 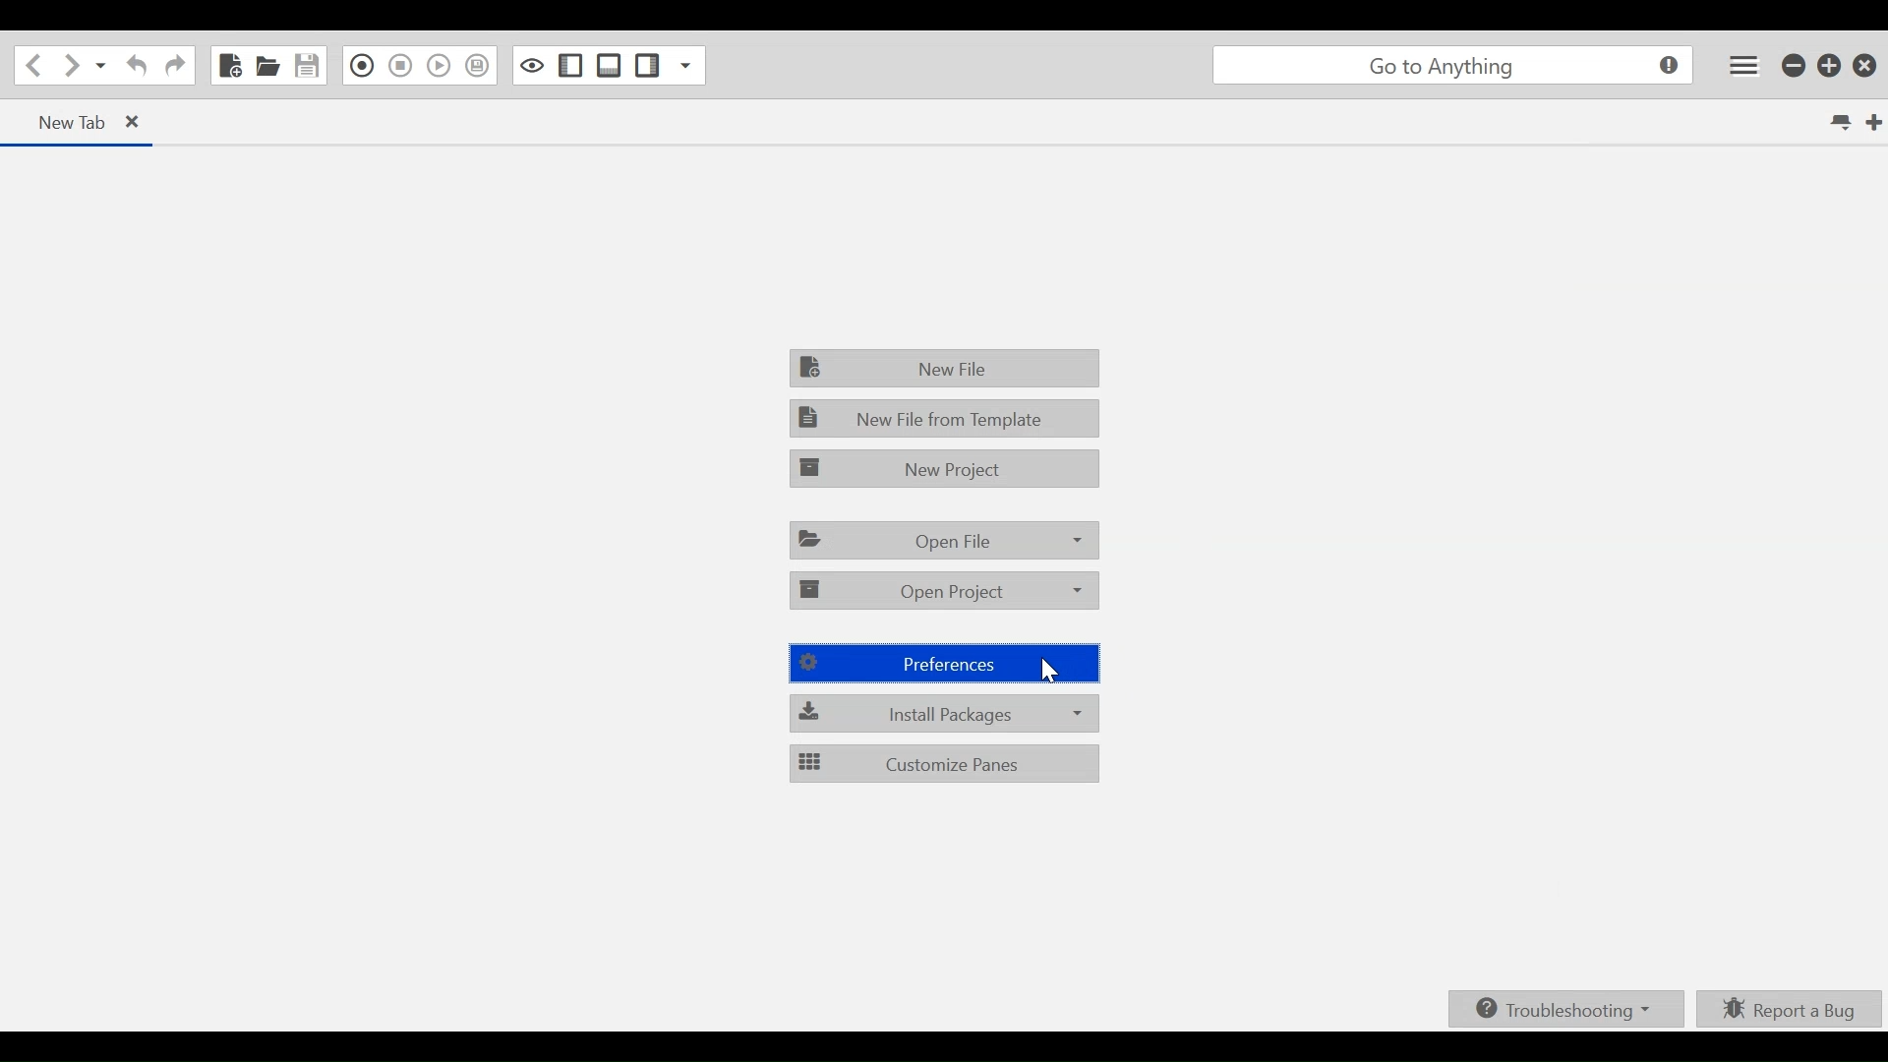 I want to click on Open File, so click(x=945, y=539).